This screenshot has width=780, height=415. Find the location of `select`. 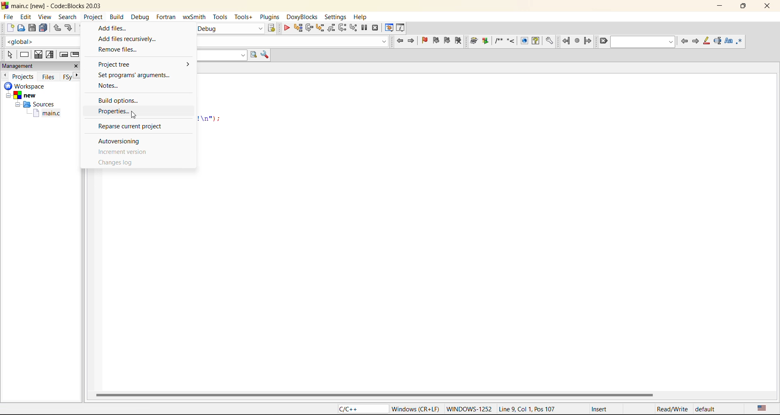

select is located at coordinates (8, 53).